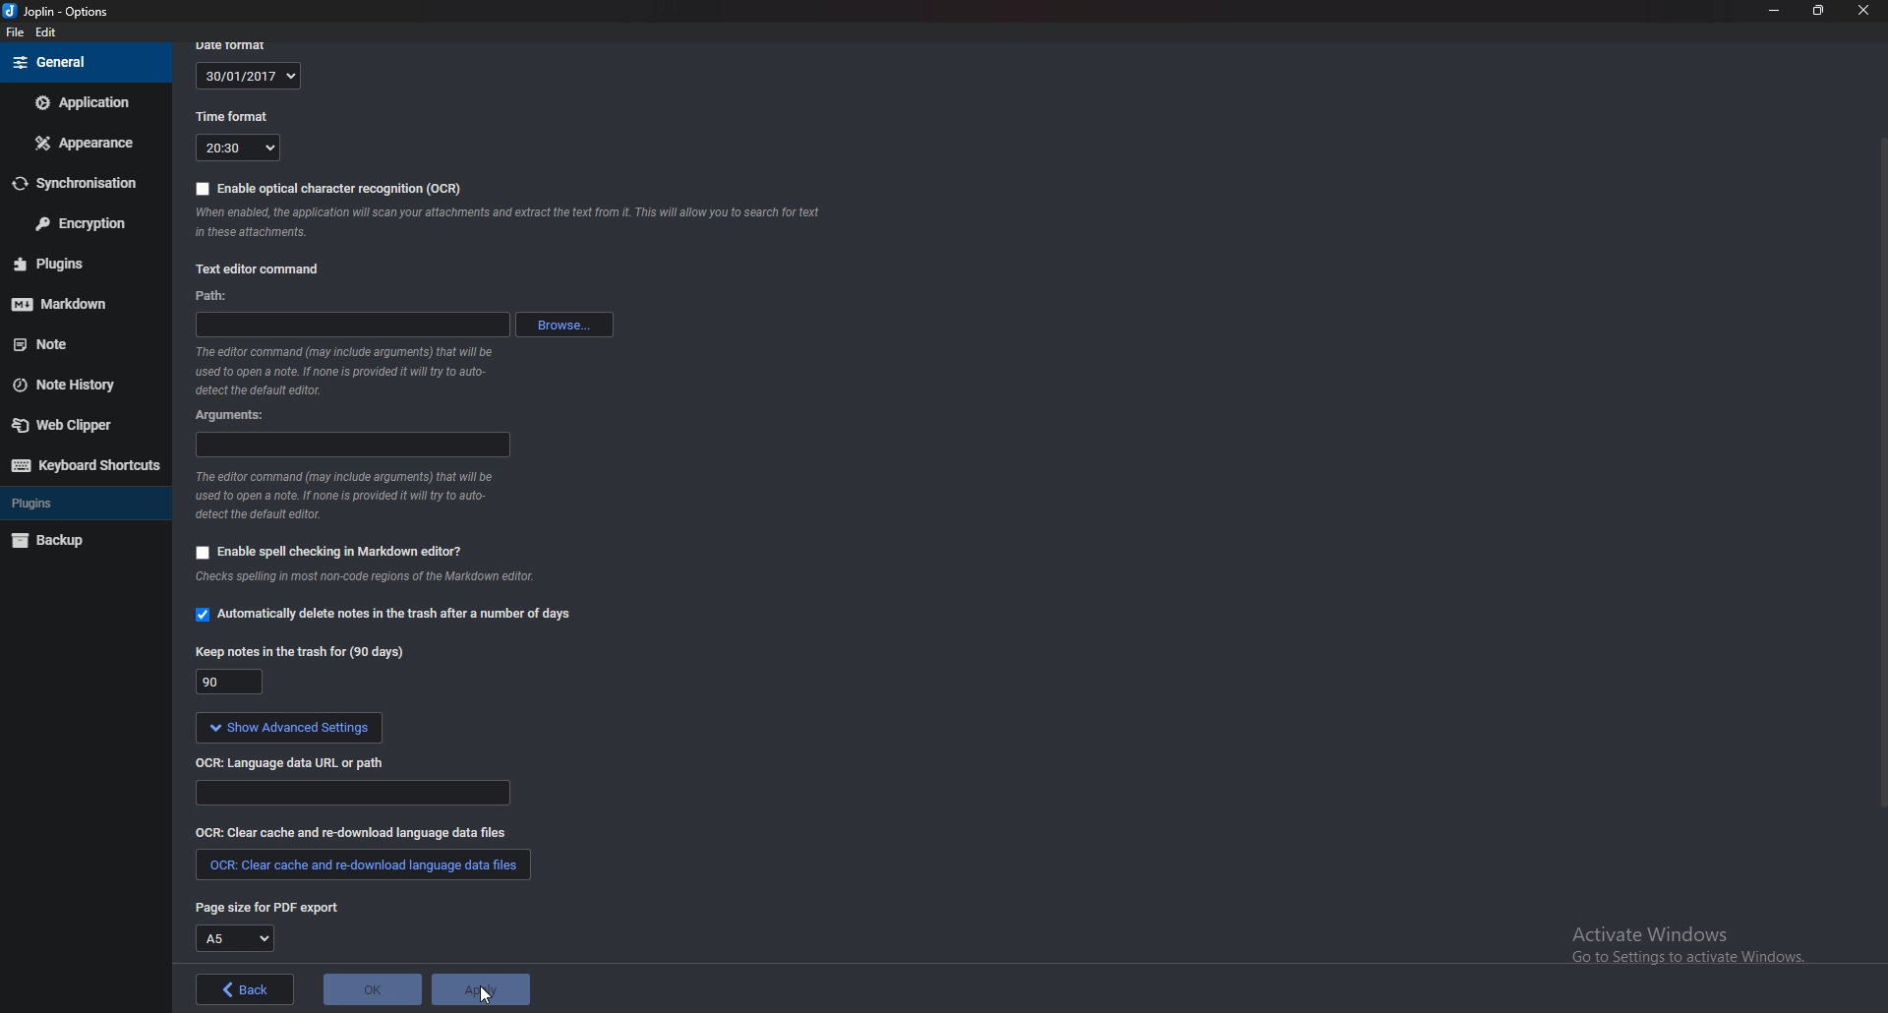 This screenshot has height=1013, width=1888. Describe the element at coordinates (365, 577) in the screenshot. I see `Info on spell check` at that location.